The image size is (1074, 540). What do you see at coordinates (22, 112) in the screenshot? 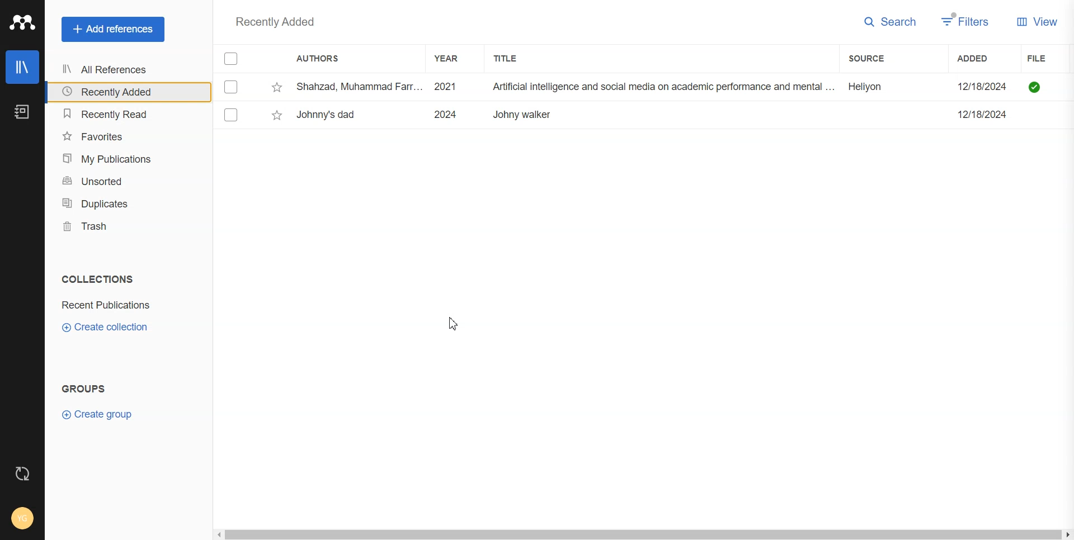
I see `Notebook` at bounding box center [22, 112].